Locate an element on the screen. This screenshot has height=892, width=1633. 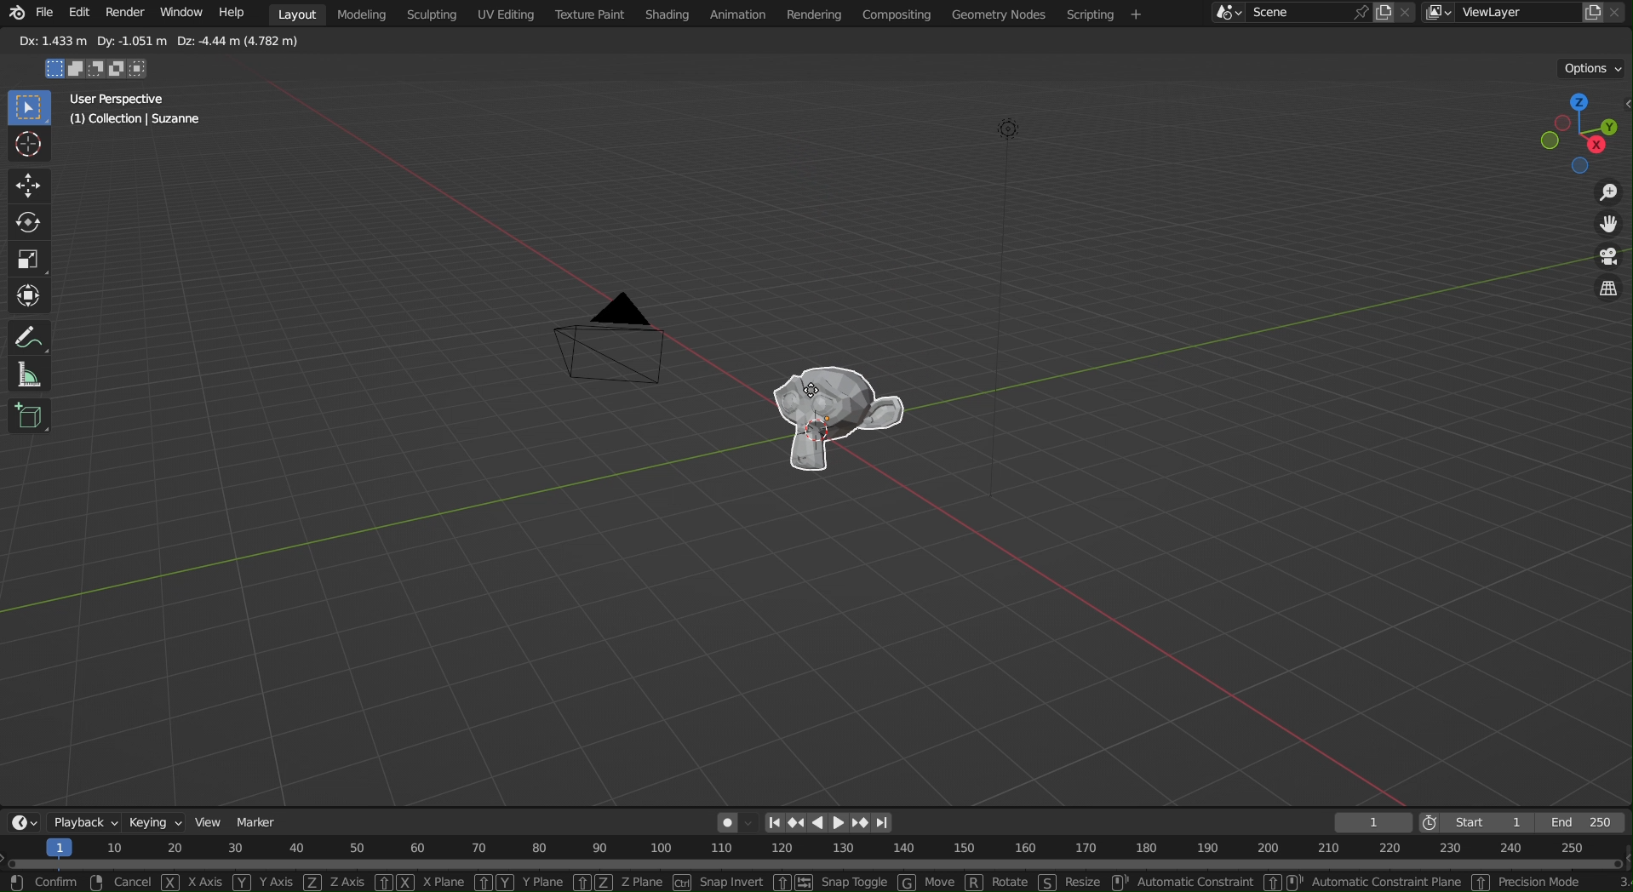
snap invert is located at coordinates (732, 883).